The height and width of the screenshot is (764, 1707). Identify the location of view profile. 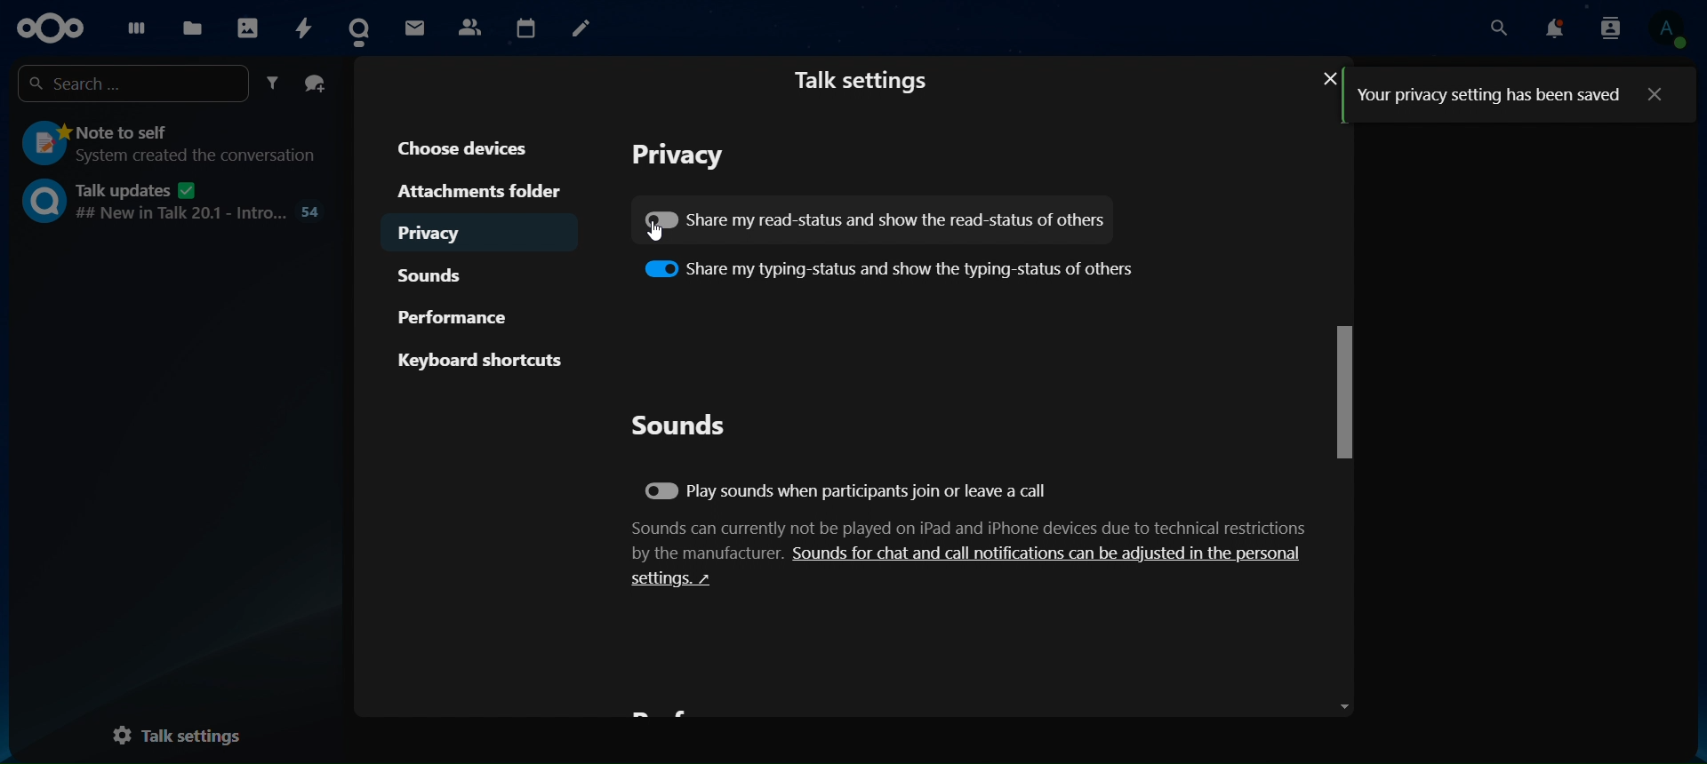
(1669, 30).